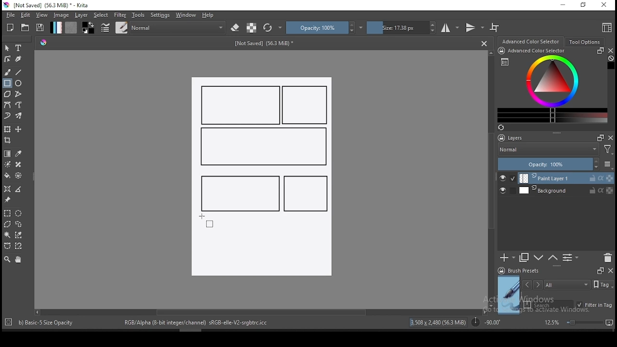 The image size is (617, 347). Describe the element at coordinates (61, 15) in the screenshot. I see `image` at that location.